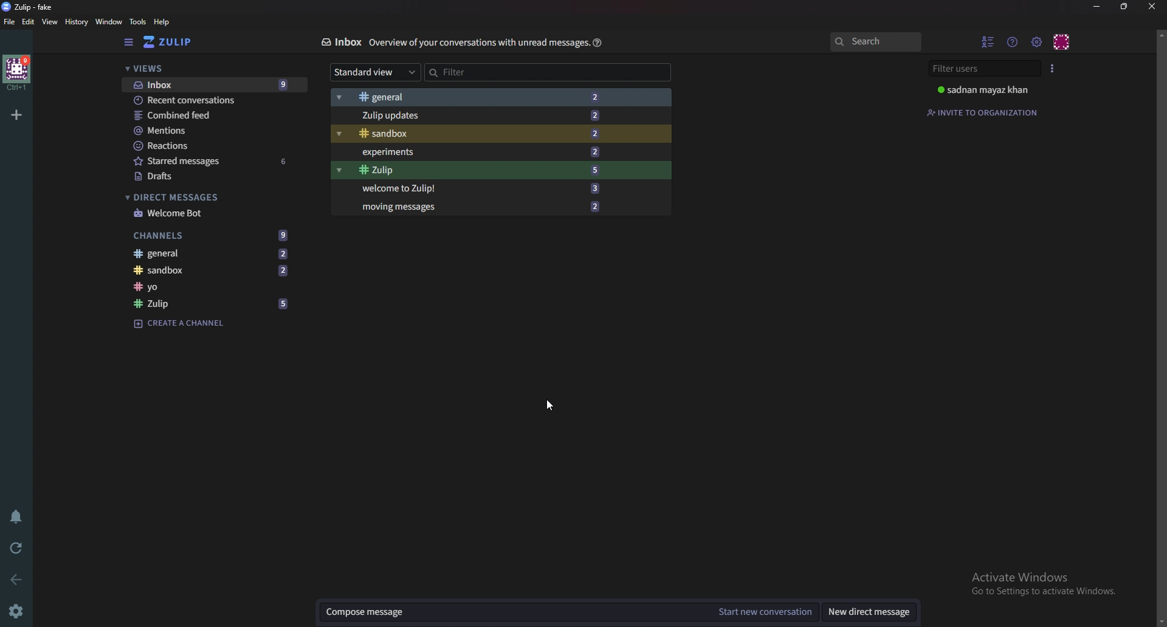 This screenshot has width=1167, height=627. I want to click on Channels, so click(209, 235).